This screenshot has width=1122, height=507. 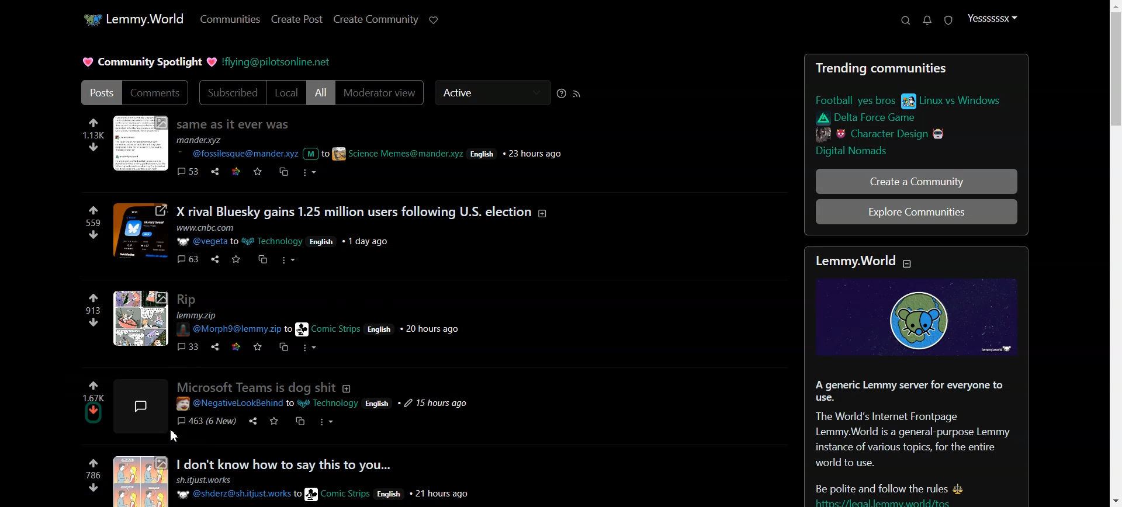 I want to click on text, so click(x=871, y=261).